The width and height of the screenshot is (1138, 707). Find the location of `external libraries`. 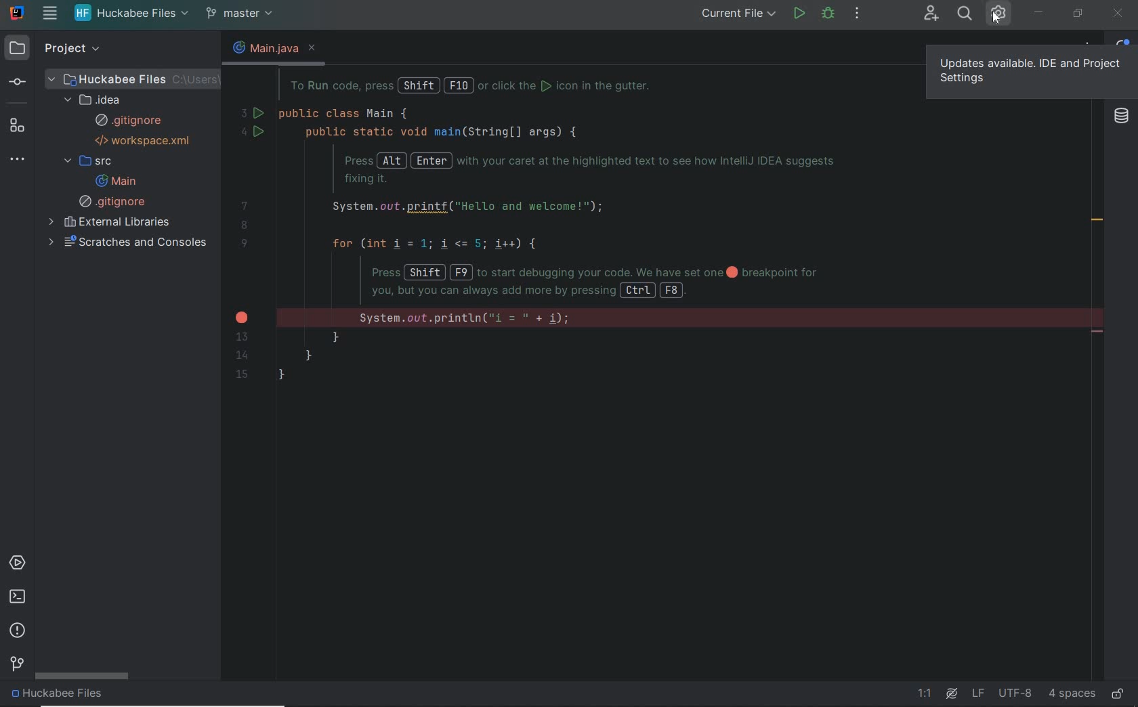

external libraries is located at coordinates (112, 223).